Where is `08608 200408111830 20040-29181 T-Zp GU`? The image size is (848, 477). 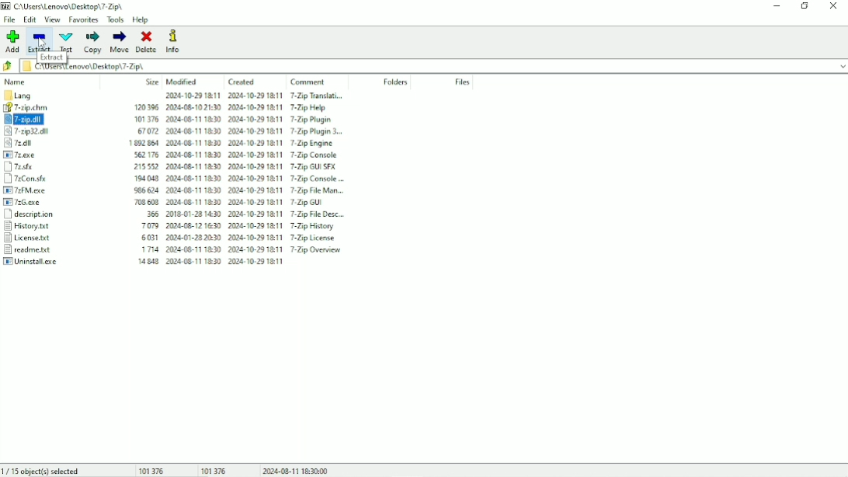
08608 200408111830 20040-29181 T-Zp GU is located at coordinates (239, 202).